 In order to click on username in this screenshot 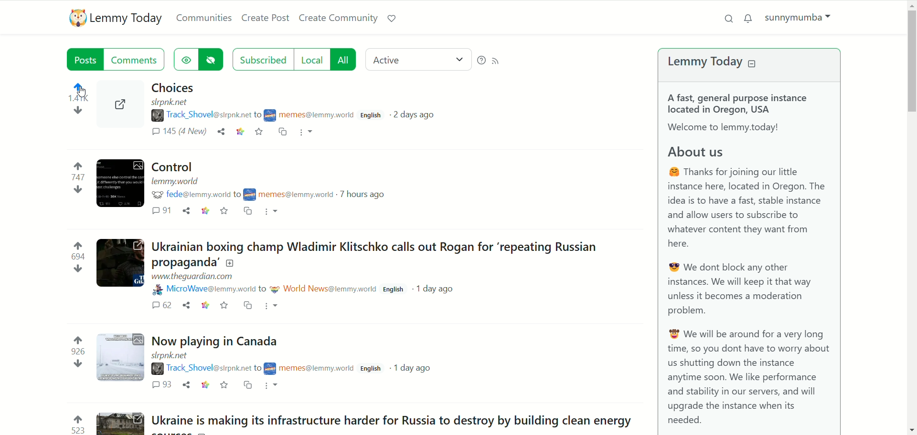, I will do `click(208, 369)`.